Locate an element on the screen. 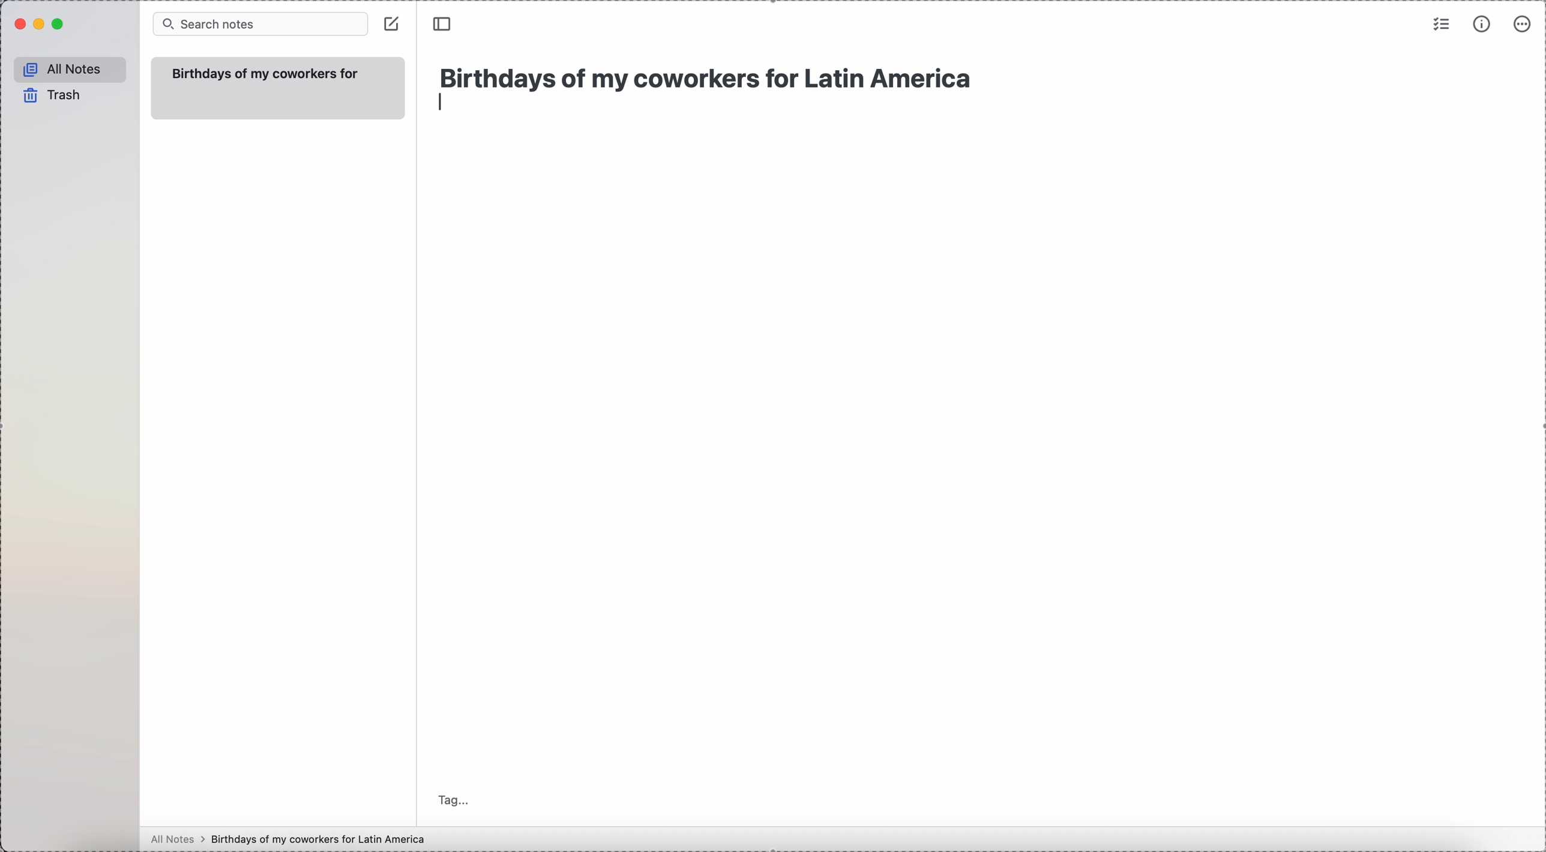 This screenshot has width=1546, height=852. Birthdays of my coworkers for Latin America is located at coordinates (262, 73).